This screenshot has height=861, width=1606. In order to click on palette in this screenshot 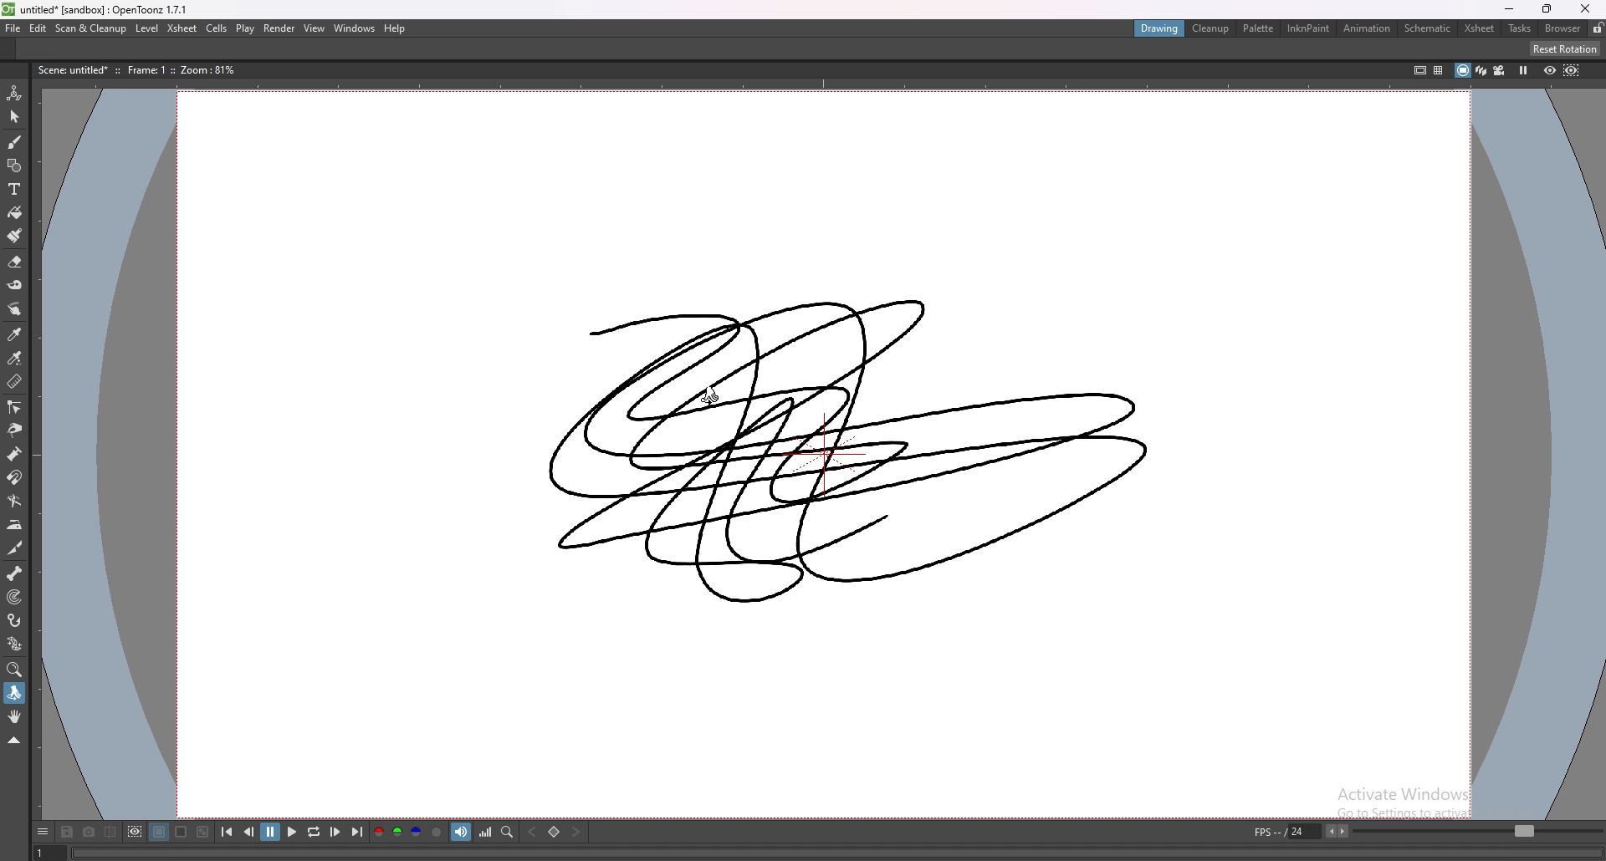, I will do `click(1259, 29)`.